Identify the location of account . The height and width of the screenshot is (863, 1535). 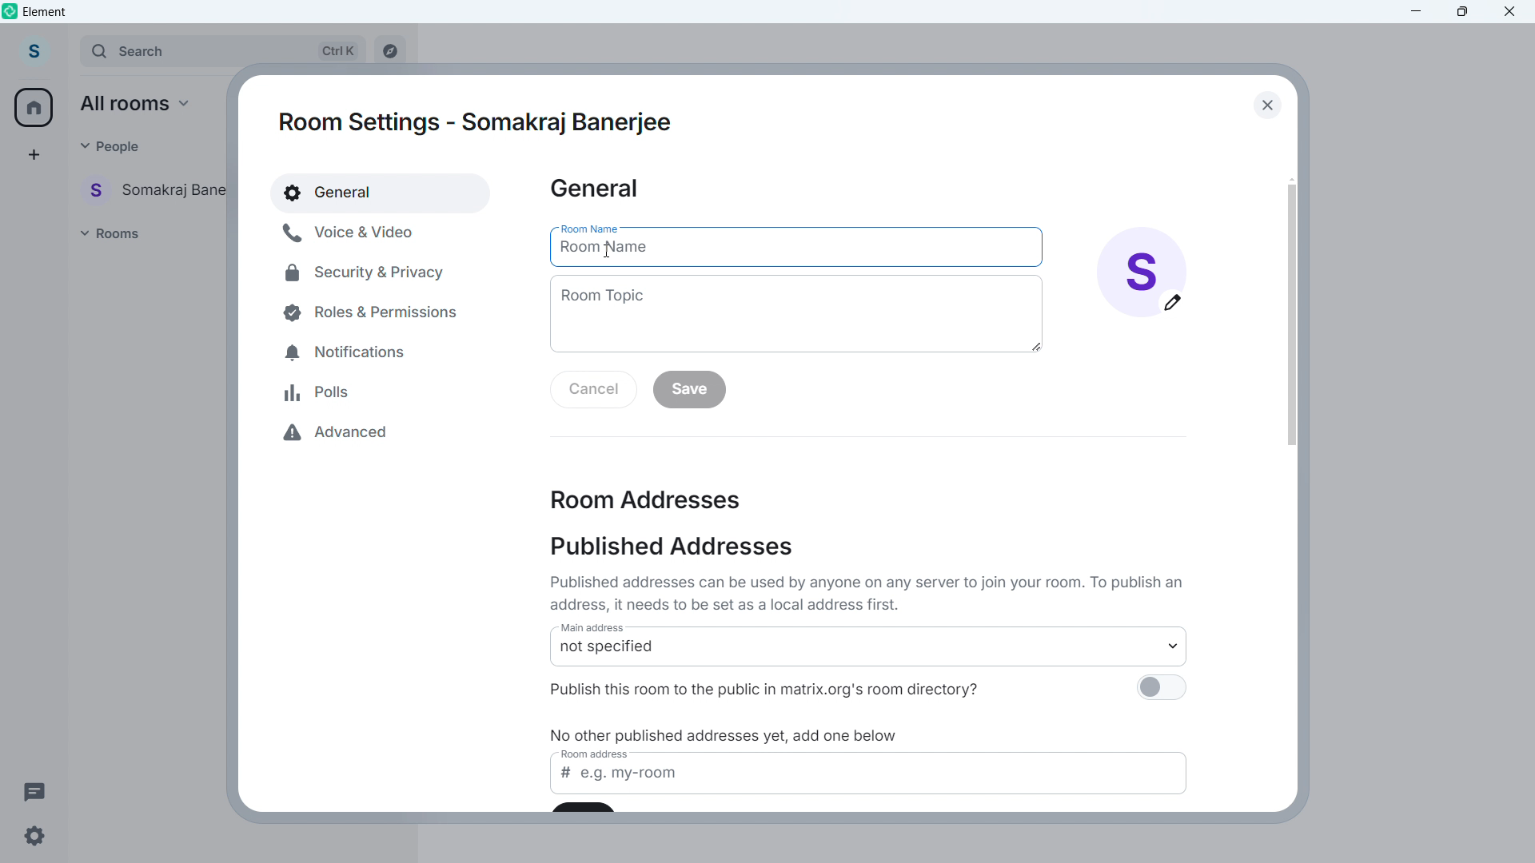
(37, 50).